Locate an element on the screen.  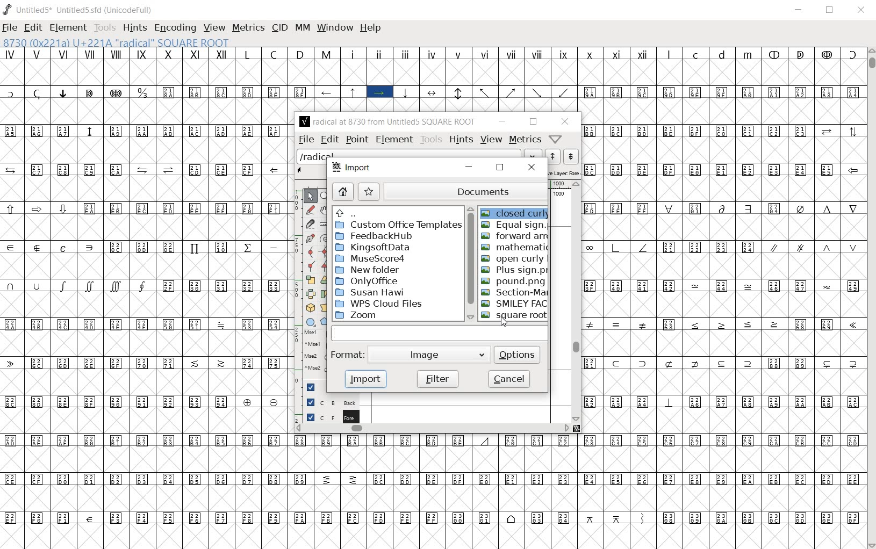
pound.png is located at coordinates (514, 281).